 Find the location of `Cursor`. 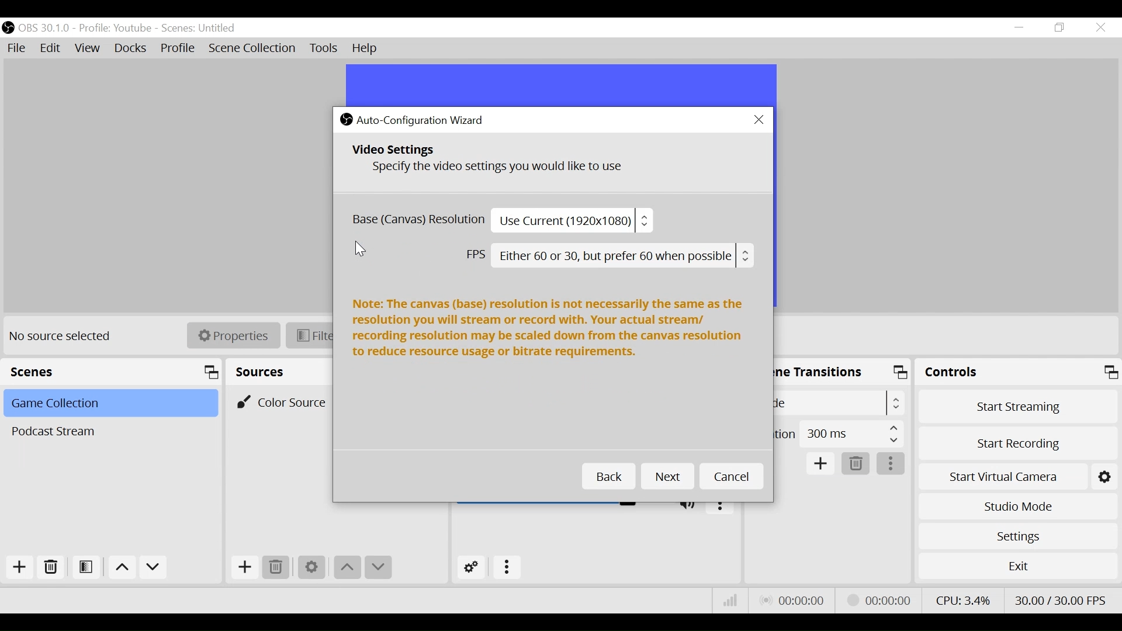

Cursor is located at coordinates (362, 251).